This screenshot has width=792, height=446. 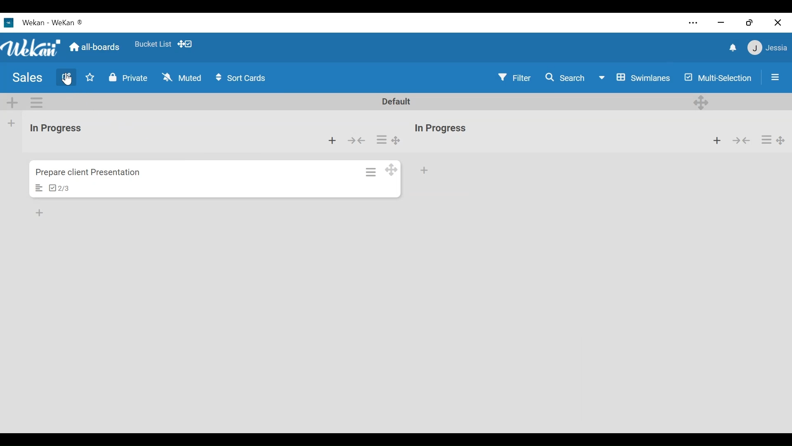 What do you see at coordinates (60, 188) in the screenshot?
I see `Checklist` at bounding box center [60, 188].